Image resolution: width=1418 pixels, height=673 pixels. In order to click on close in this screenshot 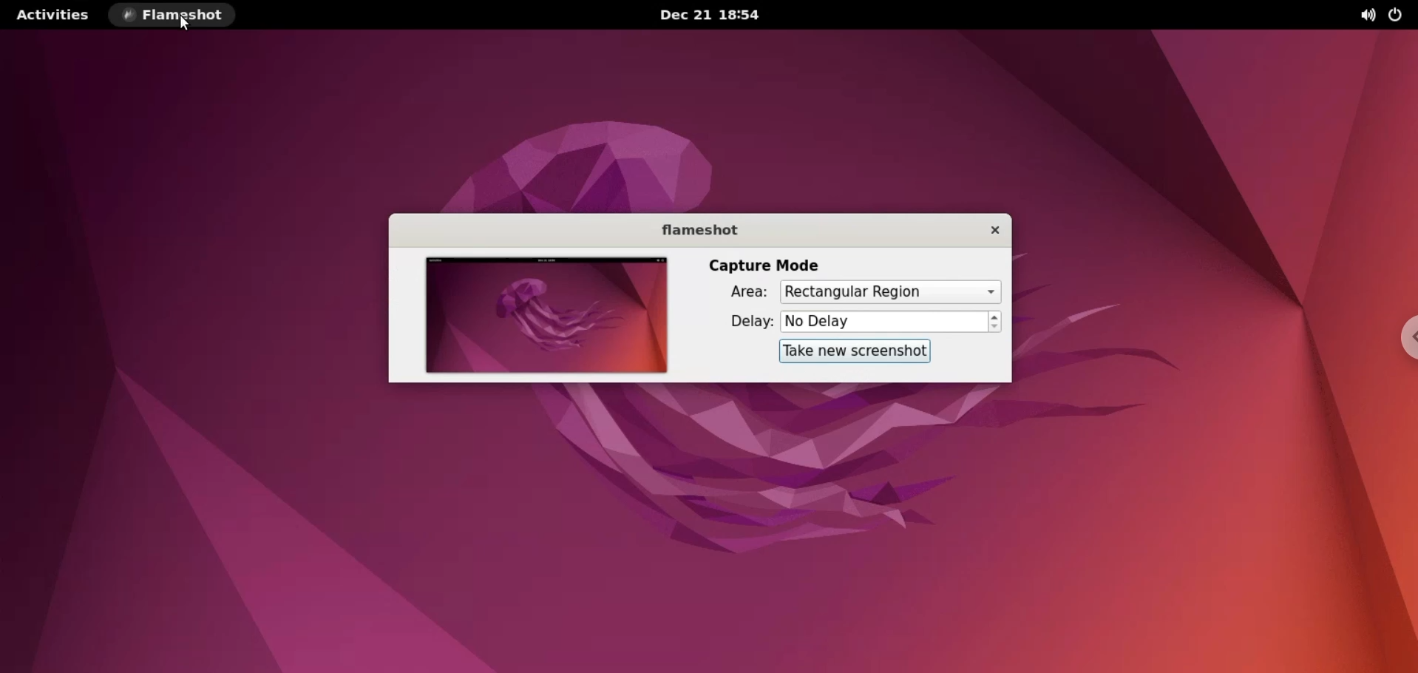, I will do `click(989, 230)`.